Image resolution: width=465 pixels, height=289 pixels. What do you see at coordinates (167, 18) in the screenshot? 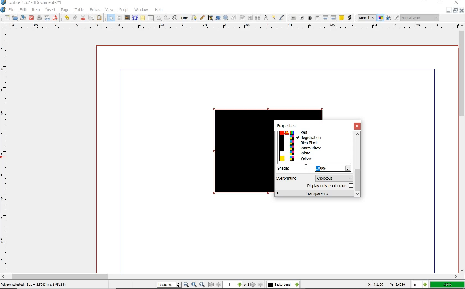
I see `arc` at bounding box center [167, 18].